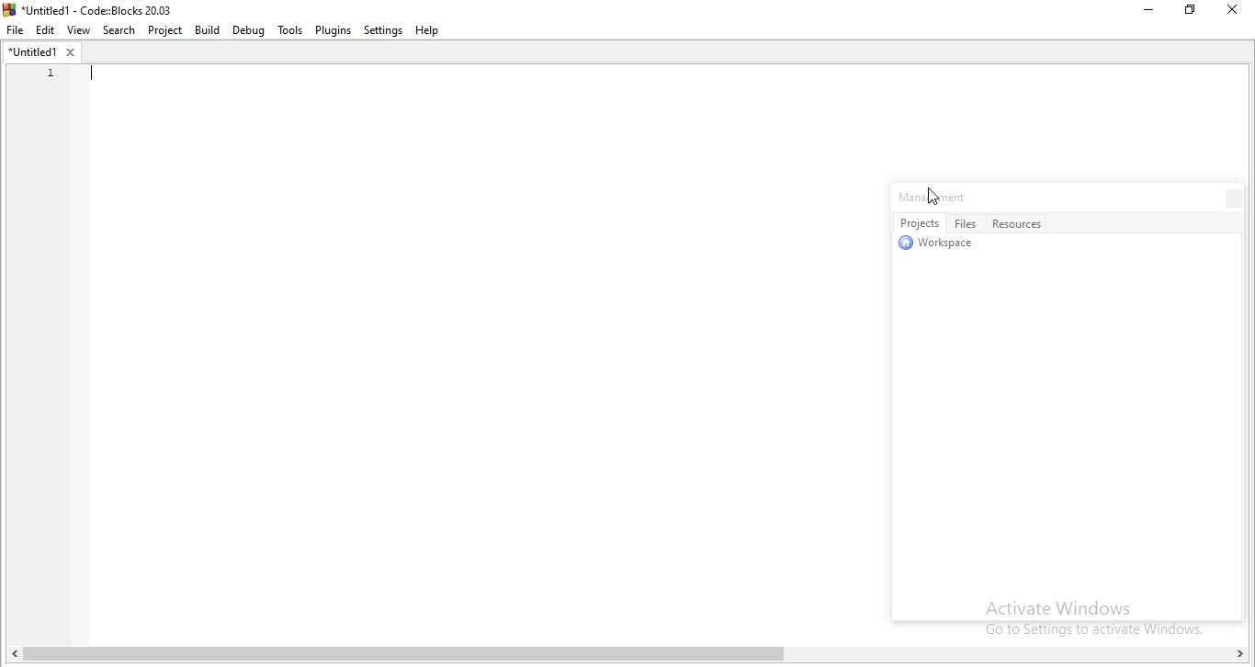  What do you see at coordinates (333, 31) in the screenshot?
I see `Plugins ` at bounding box center [333, 31].